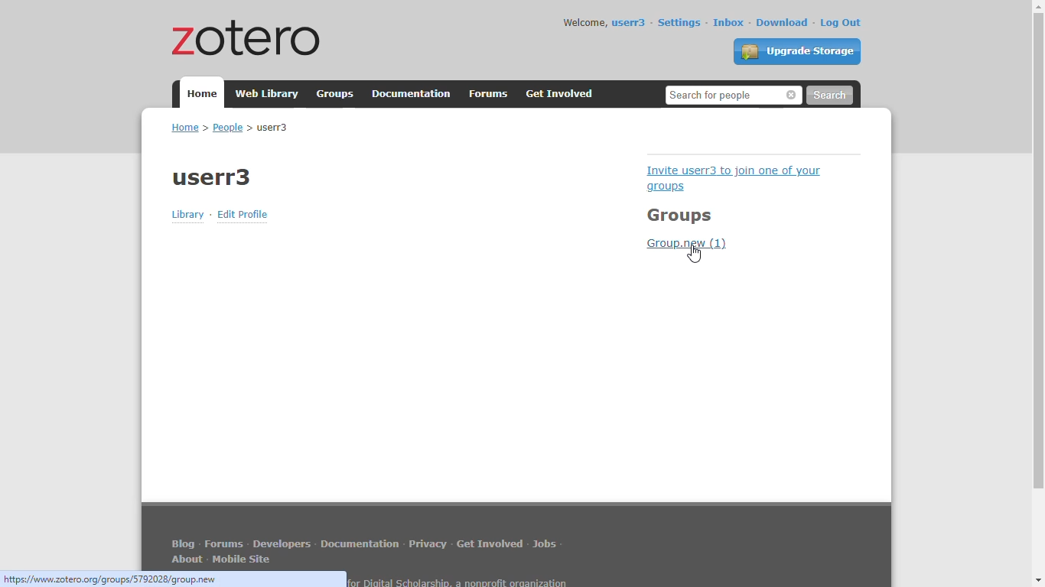 The height and width of the screenshot is (587, 1045). What do you see at coordinates (798, 51) in the screenshot?
I see `upgrade storage` at bounding box center [798, 51].